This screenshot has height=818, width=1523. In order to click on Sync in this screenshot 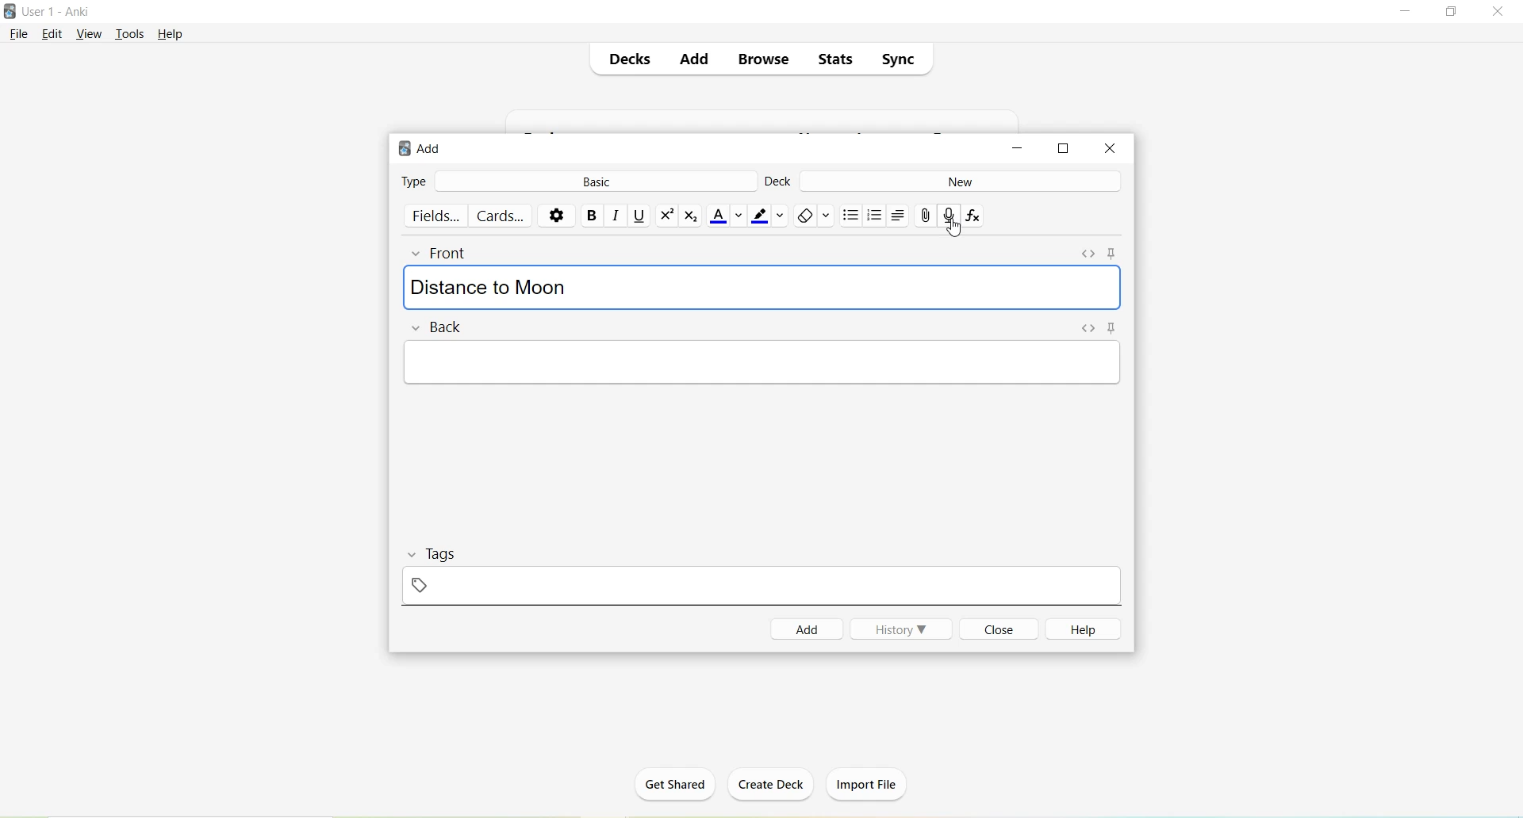, I will do `click(897, 56)`.